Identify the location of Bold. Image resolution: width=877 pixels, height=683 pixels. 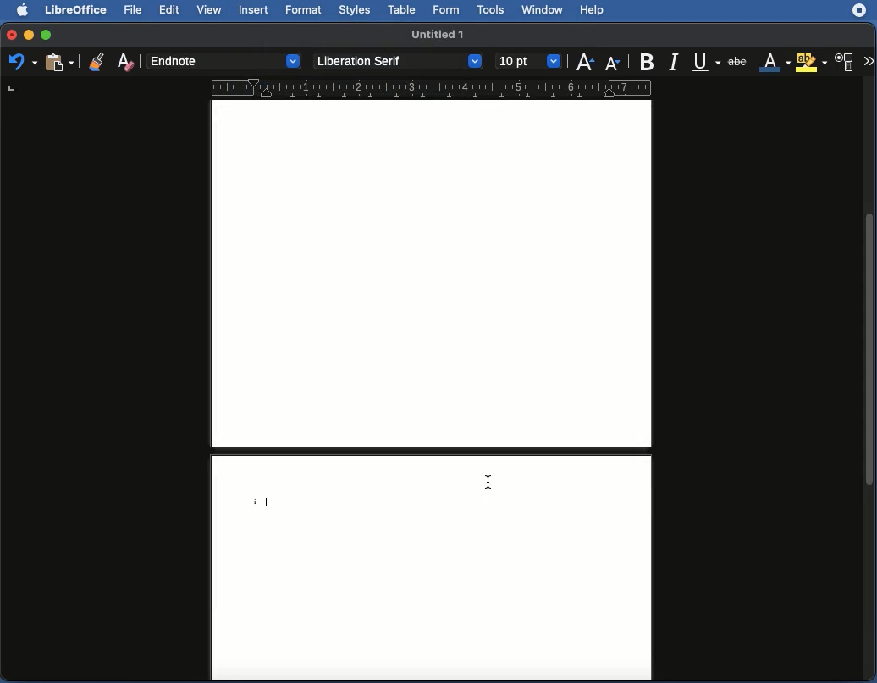
(648, 61).